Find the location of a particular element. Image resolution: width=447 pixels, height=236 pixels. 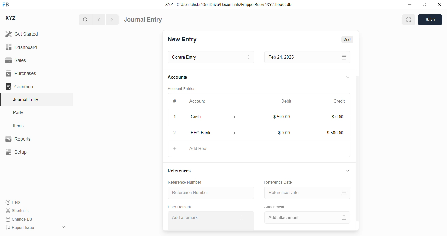

account information is located at coordinates (232, 117).